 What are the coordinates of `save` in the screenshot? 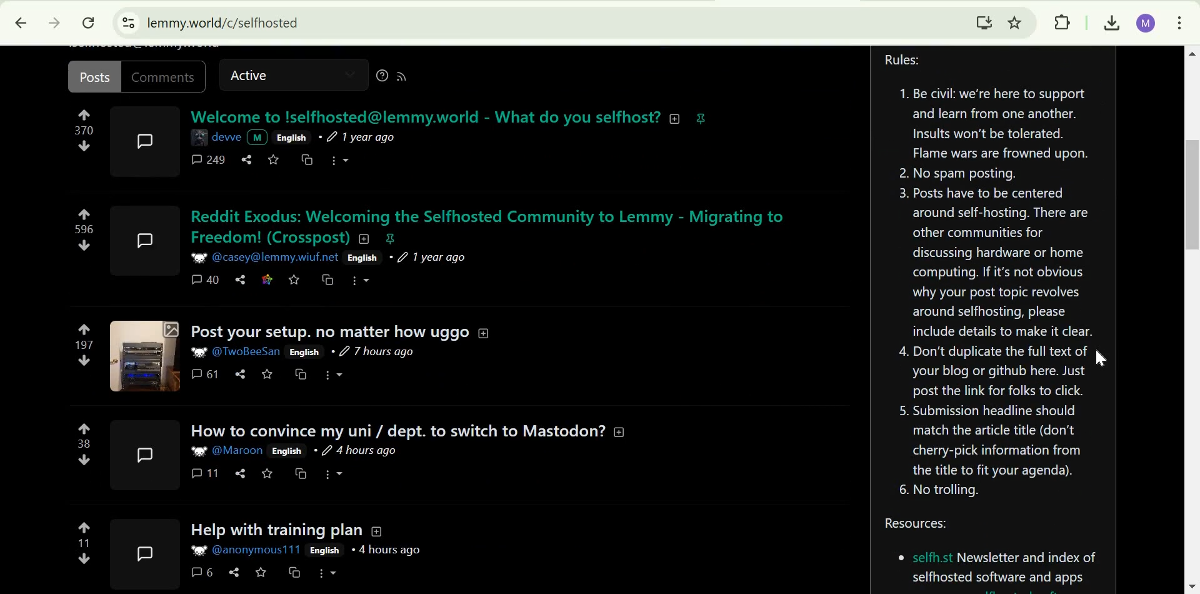 It's located at (267, 374).